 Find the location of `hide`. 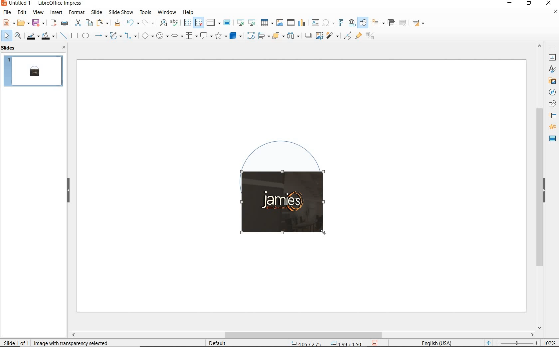

hide is located at coordinates (544, 191).